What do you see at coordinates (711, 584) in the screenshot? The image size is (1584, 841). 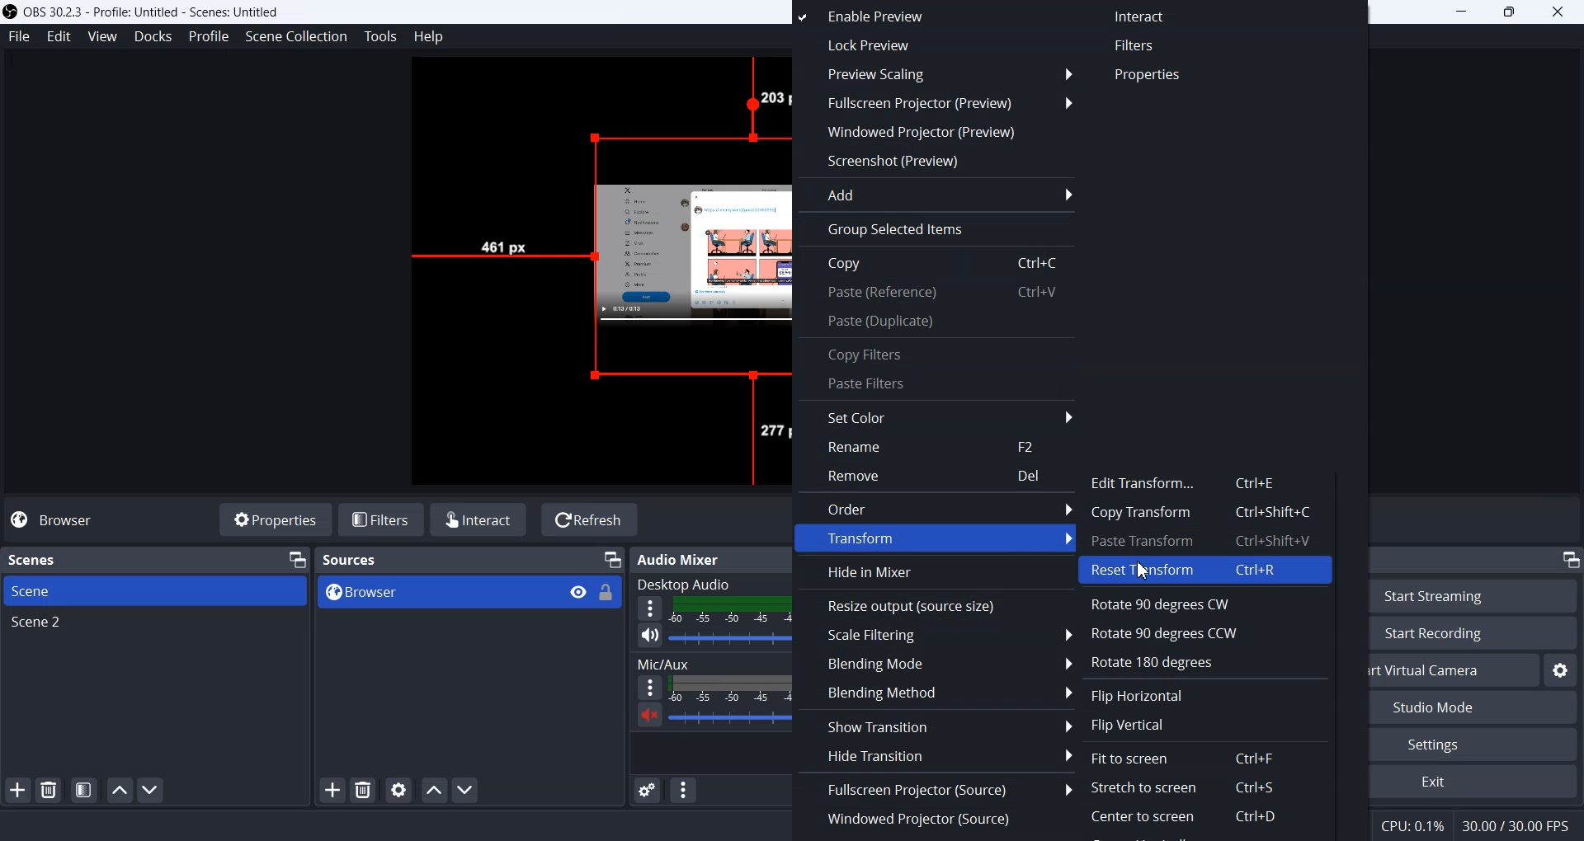 I see `Desktop audio` at bounding box center [711, 584].